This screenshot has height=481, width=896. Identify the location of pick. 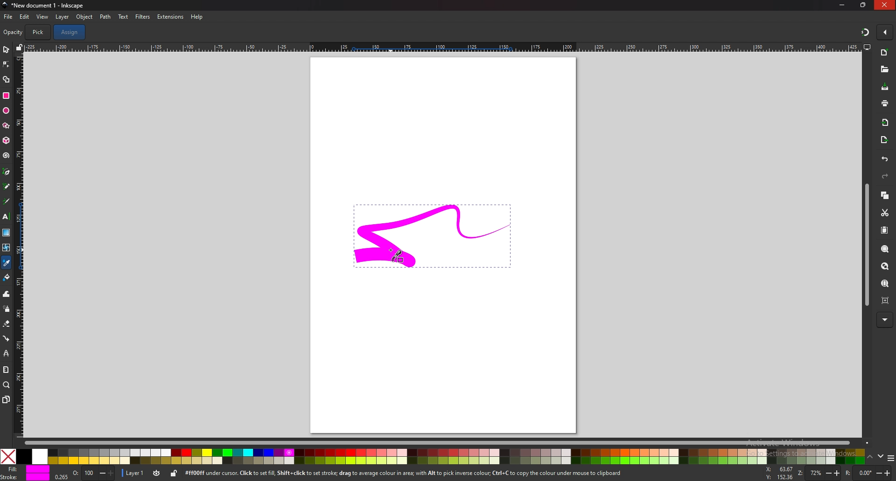
(38, 32).